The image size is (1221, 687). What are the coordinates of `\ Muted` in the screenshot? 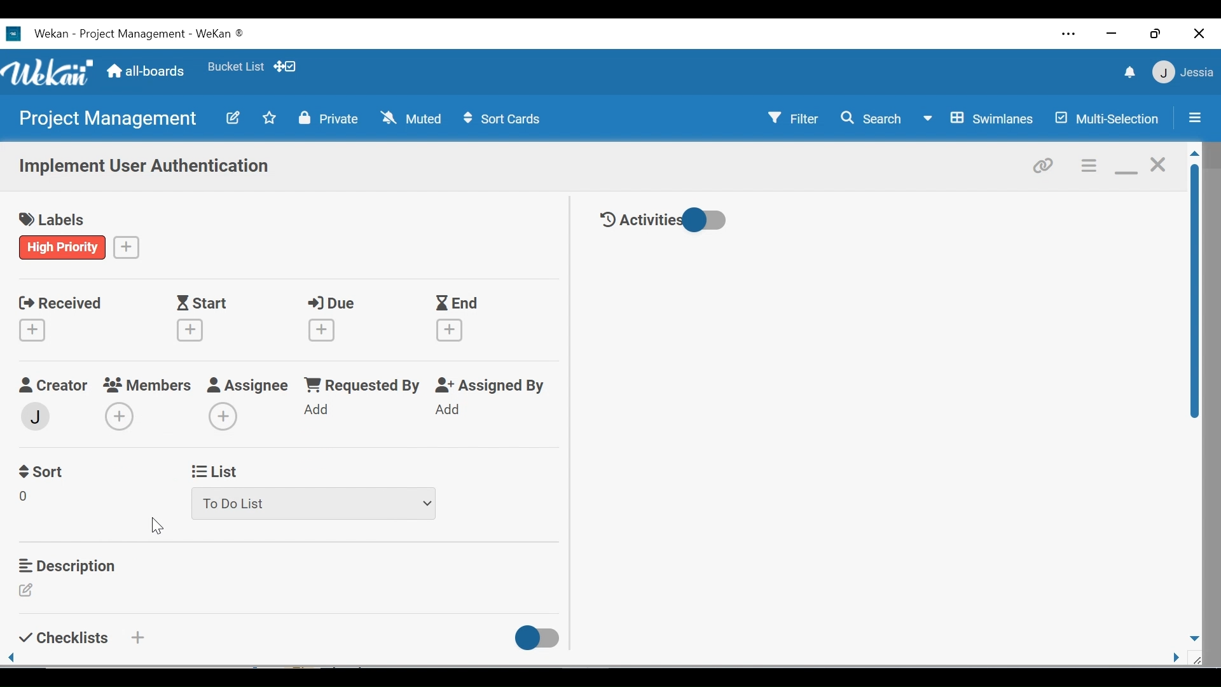 It's located at (413, 119).